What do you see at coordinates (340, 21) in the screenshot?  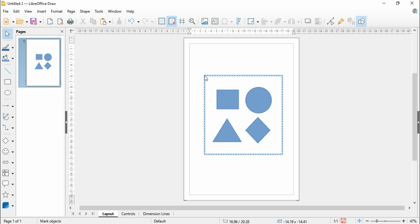 I see `show gluepoint function` at bounding box center [340, 21].